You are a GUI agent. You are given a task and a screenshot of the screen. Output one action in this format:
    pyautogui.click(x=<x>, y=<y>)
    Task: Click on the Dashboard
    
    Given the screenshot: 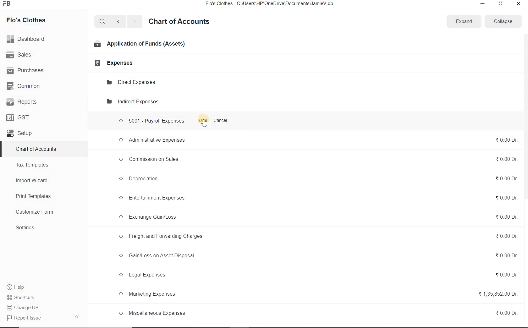 What is the action you would take?
    pyautogui.click(x=27, y=38)
    